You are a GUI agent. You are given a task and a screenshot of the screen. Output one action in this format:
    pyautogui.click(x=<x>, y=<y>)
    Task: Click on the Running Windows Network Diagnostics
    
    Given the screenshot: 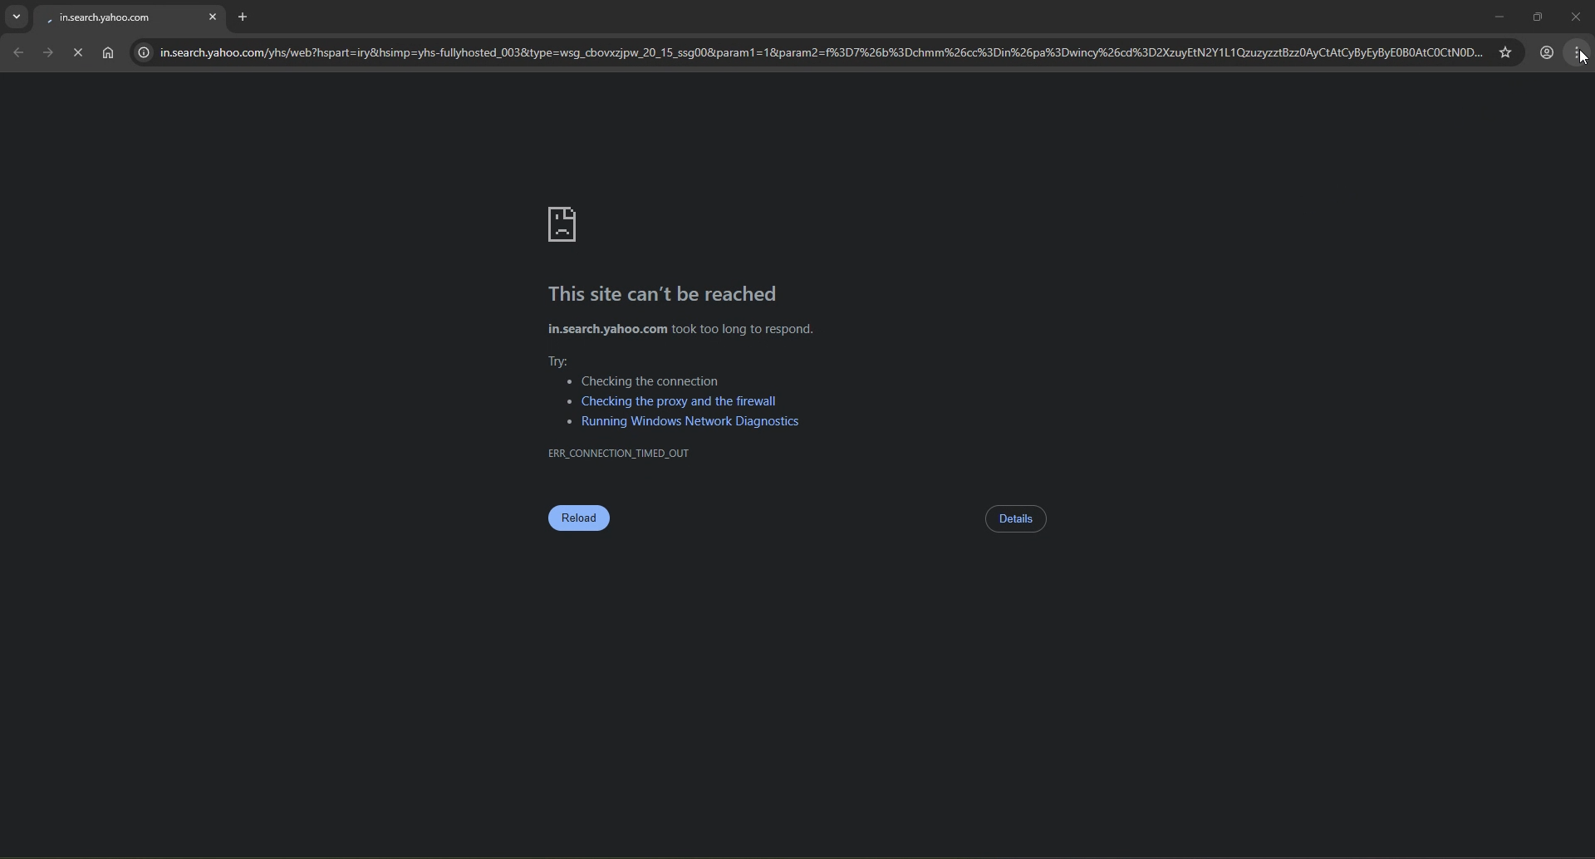 What is the action you would take?
    pyautogui.click(x=686, y=422)
    